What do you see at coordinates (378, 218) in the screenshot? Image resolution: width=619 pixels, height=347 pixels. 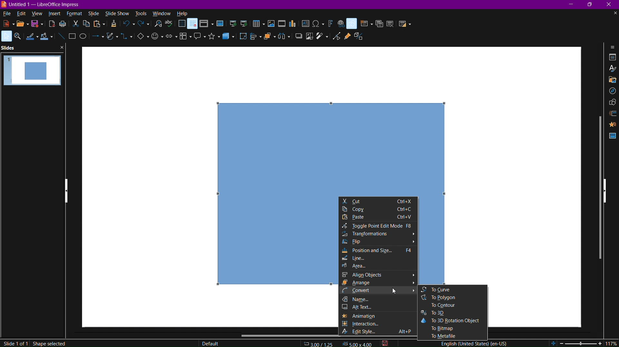 I see `Paste` at bounding box center [378, 218].